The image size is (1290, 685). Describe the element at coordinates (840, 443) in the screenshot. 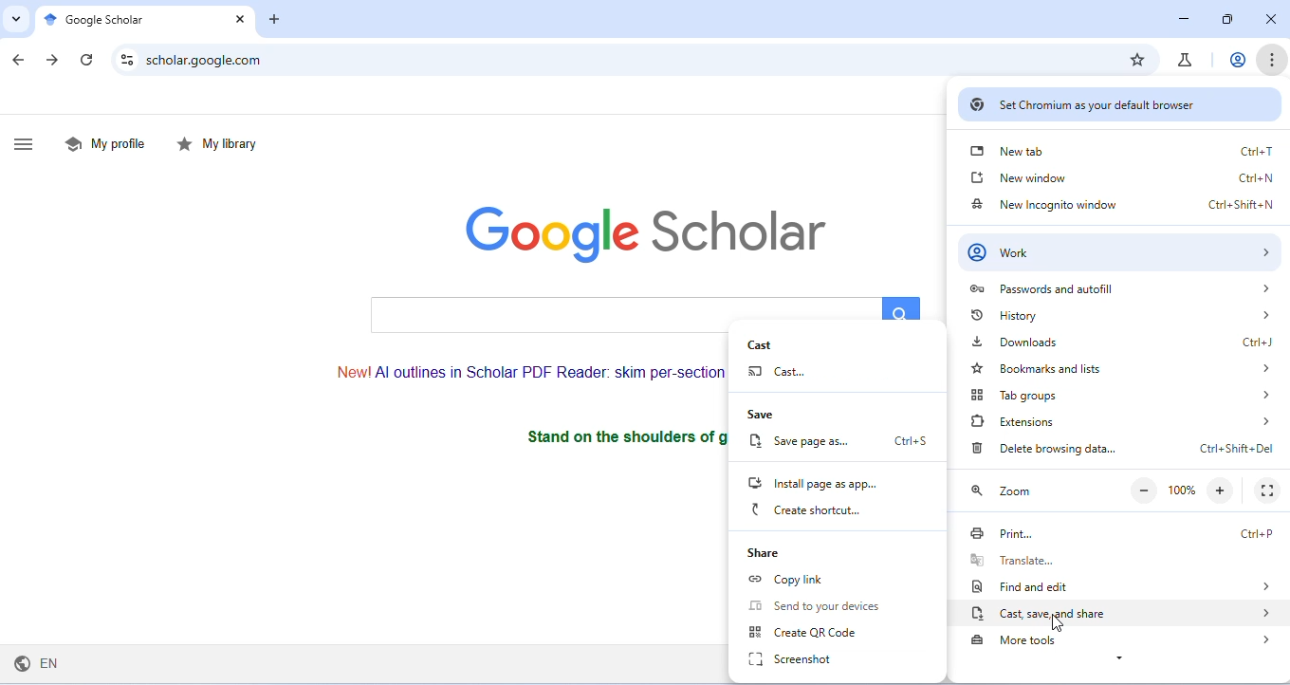

I see `save page as` at that location.